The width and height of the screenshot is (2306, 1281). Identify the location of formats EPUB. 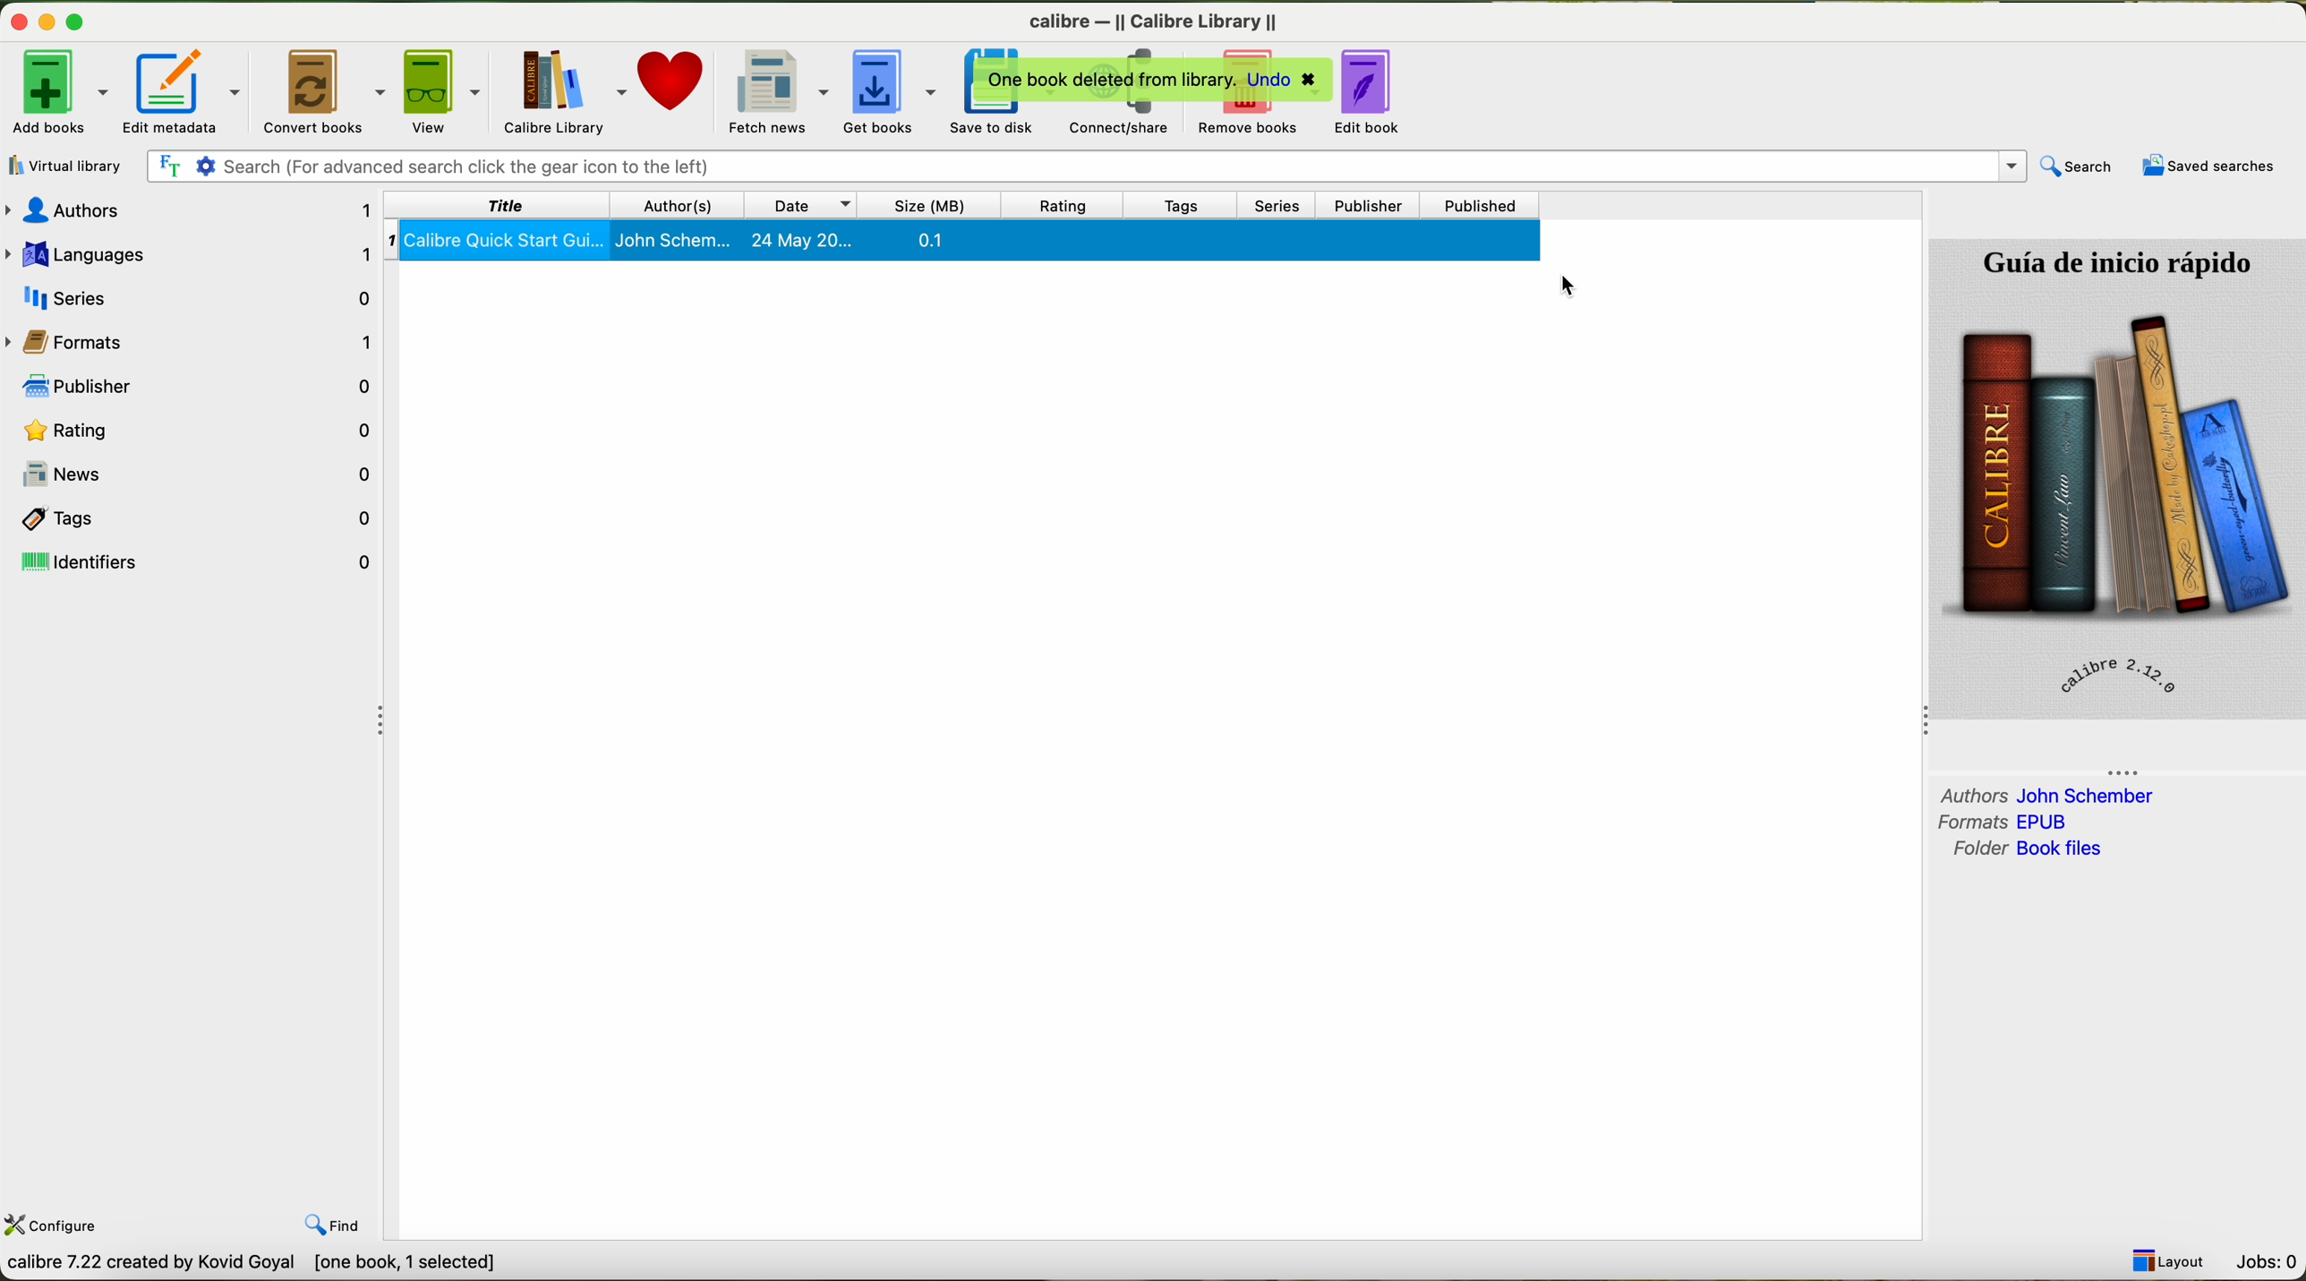
(2011, 821).